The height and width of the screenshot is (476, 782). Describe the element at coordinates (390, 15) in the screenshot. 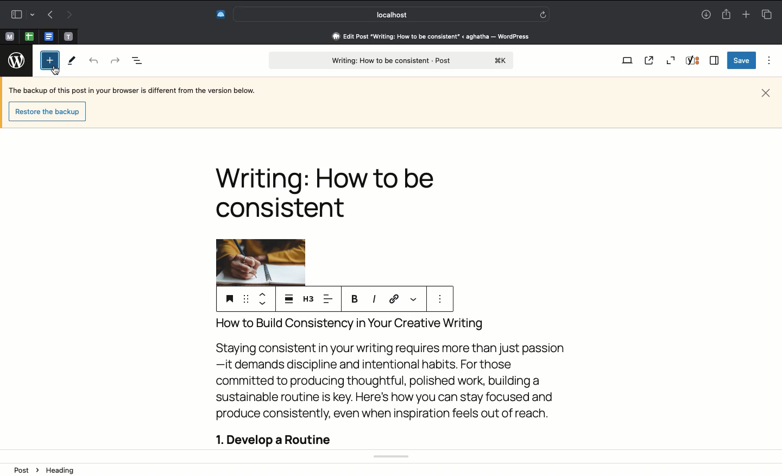

I see `Search address bar` at that location.